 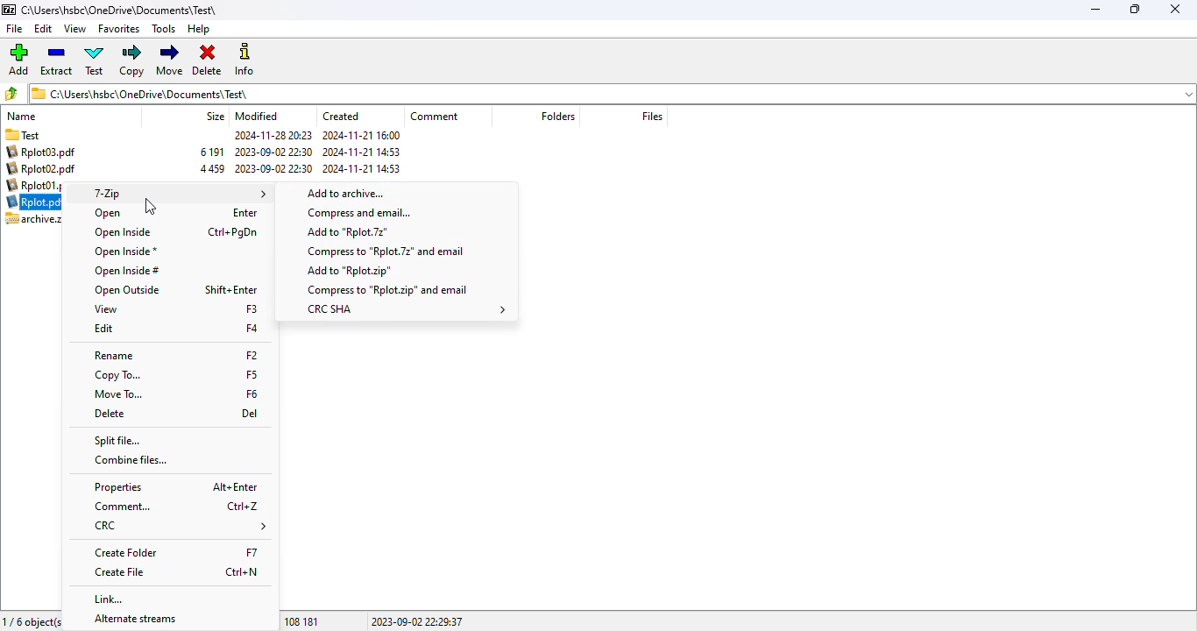 I want to click on tools, so click(x=165, y=29).